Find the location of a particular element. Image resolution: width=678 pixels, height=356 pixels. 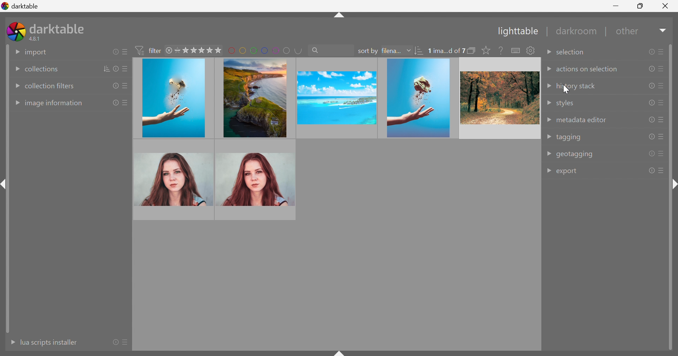

reset is located at coordinates (652, 137).